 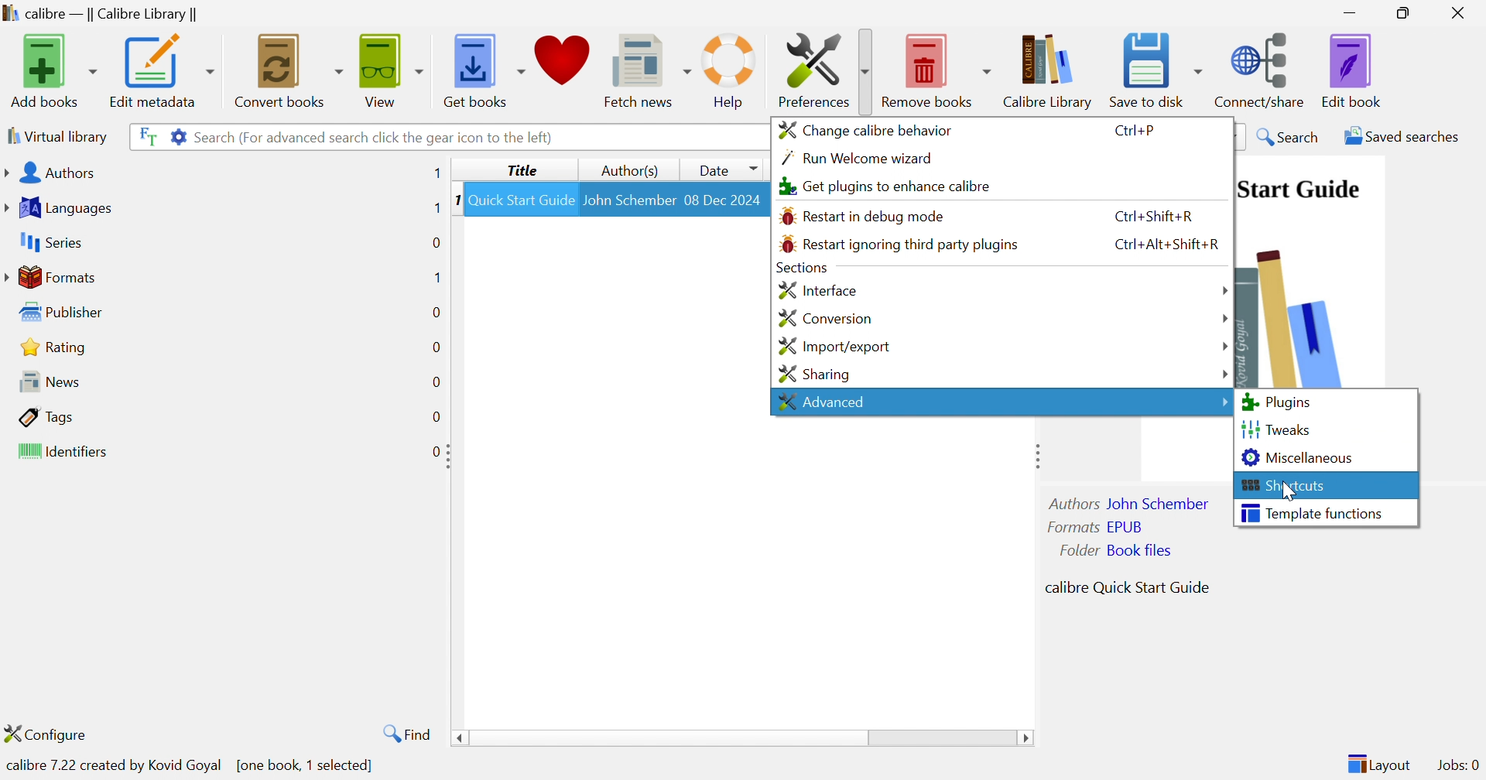 I want to click on Add books, so click(x=51, y=70).